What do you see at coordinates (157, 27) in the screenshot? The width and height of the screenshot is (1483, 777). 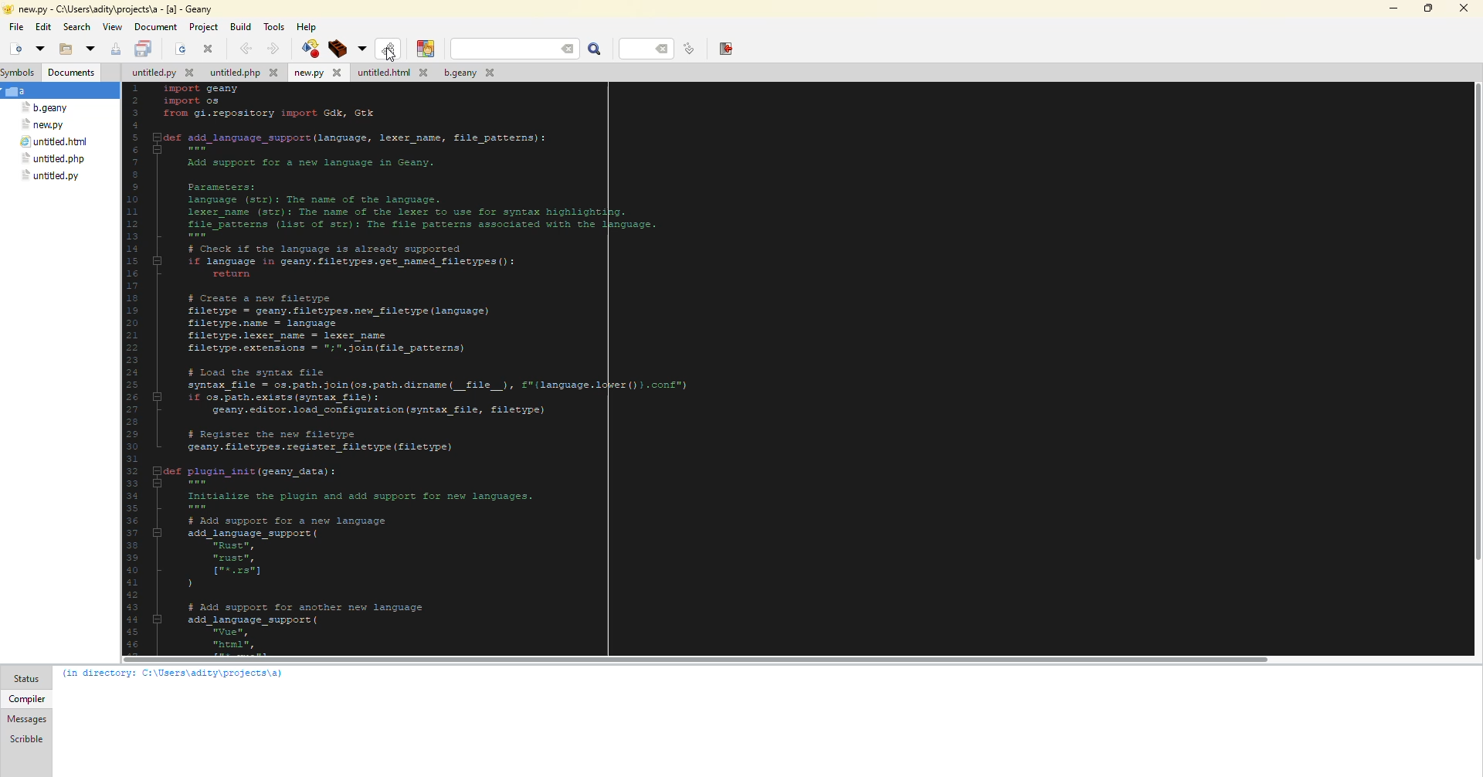 I see `document` at bounding box center [157, 27].